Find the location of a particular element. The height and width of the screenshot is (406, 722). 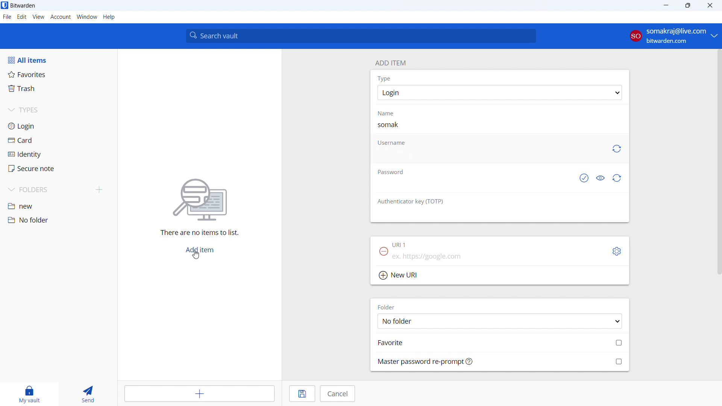

login is located at coordinates (58, 126).